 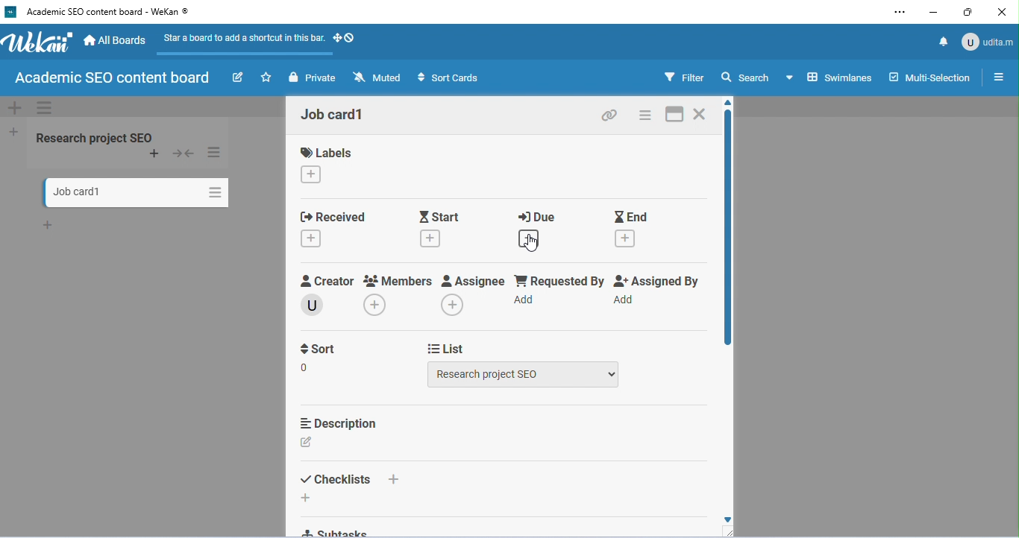 I want to click on wekan logo, so click(x=10, y=12).